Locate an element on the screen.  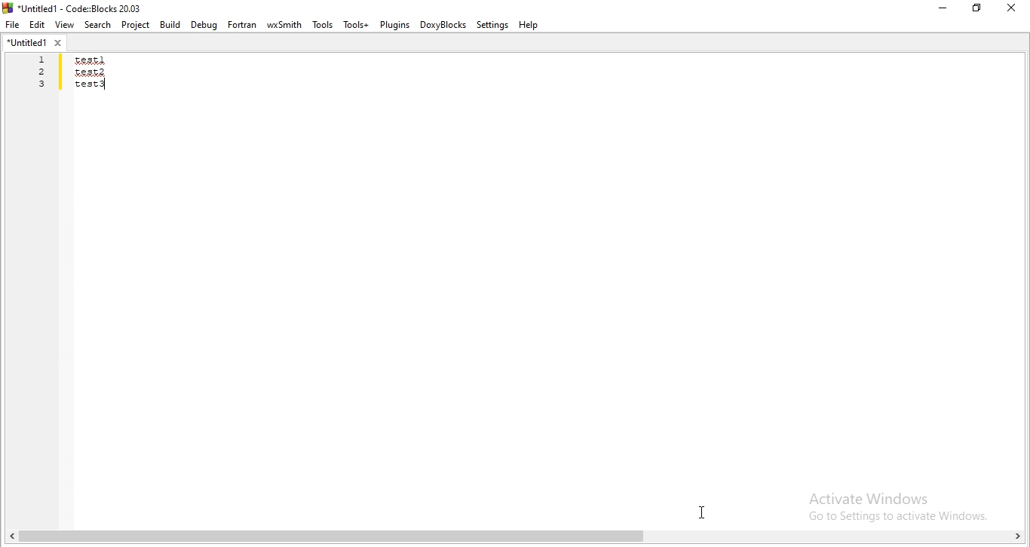
doxyblocks is located at coordinates (443, 26).